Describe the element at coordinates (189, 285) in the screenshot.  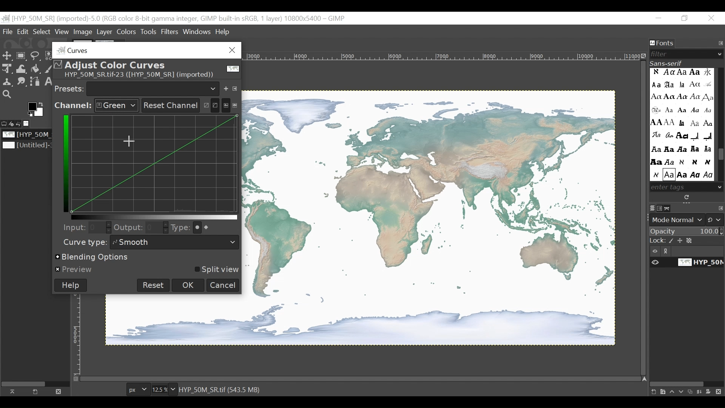
I see `OK` at that location.